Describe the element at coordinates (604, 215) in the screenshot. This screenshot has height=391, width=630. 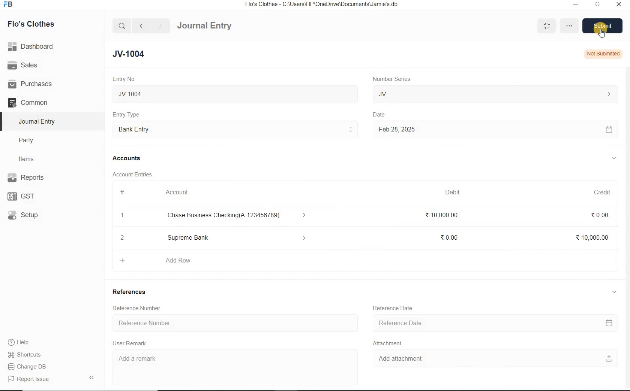
I see `₹0.00` at that location.